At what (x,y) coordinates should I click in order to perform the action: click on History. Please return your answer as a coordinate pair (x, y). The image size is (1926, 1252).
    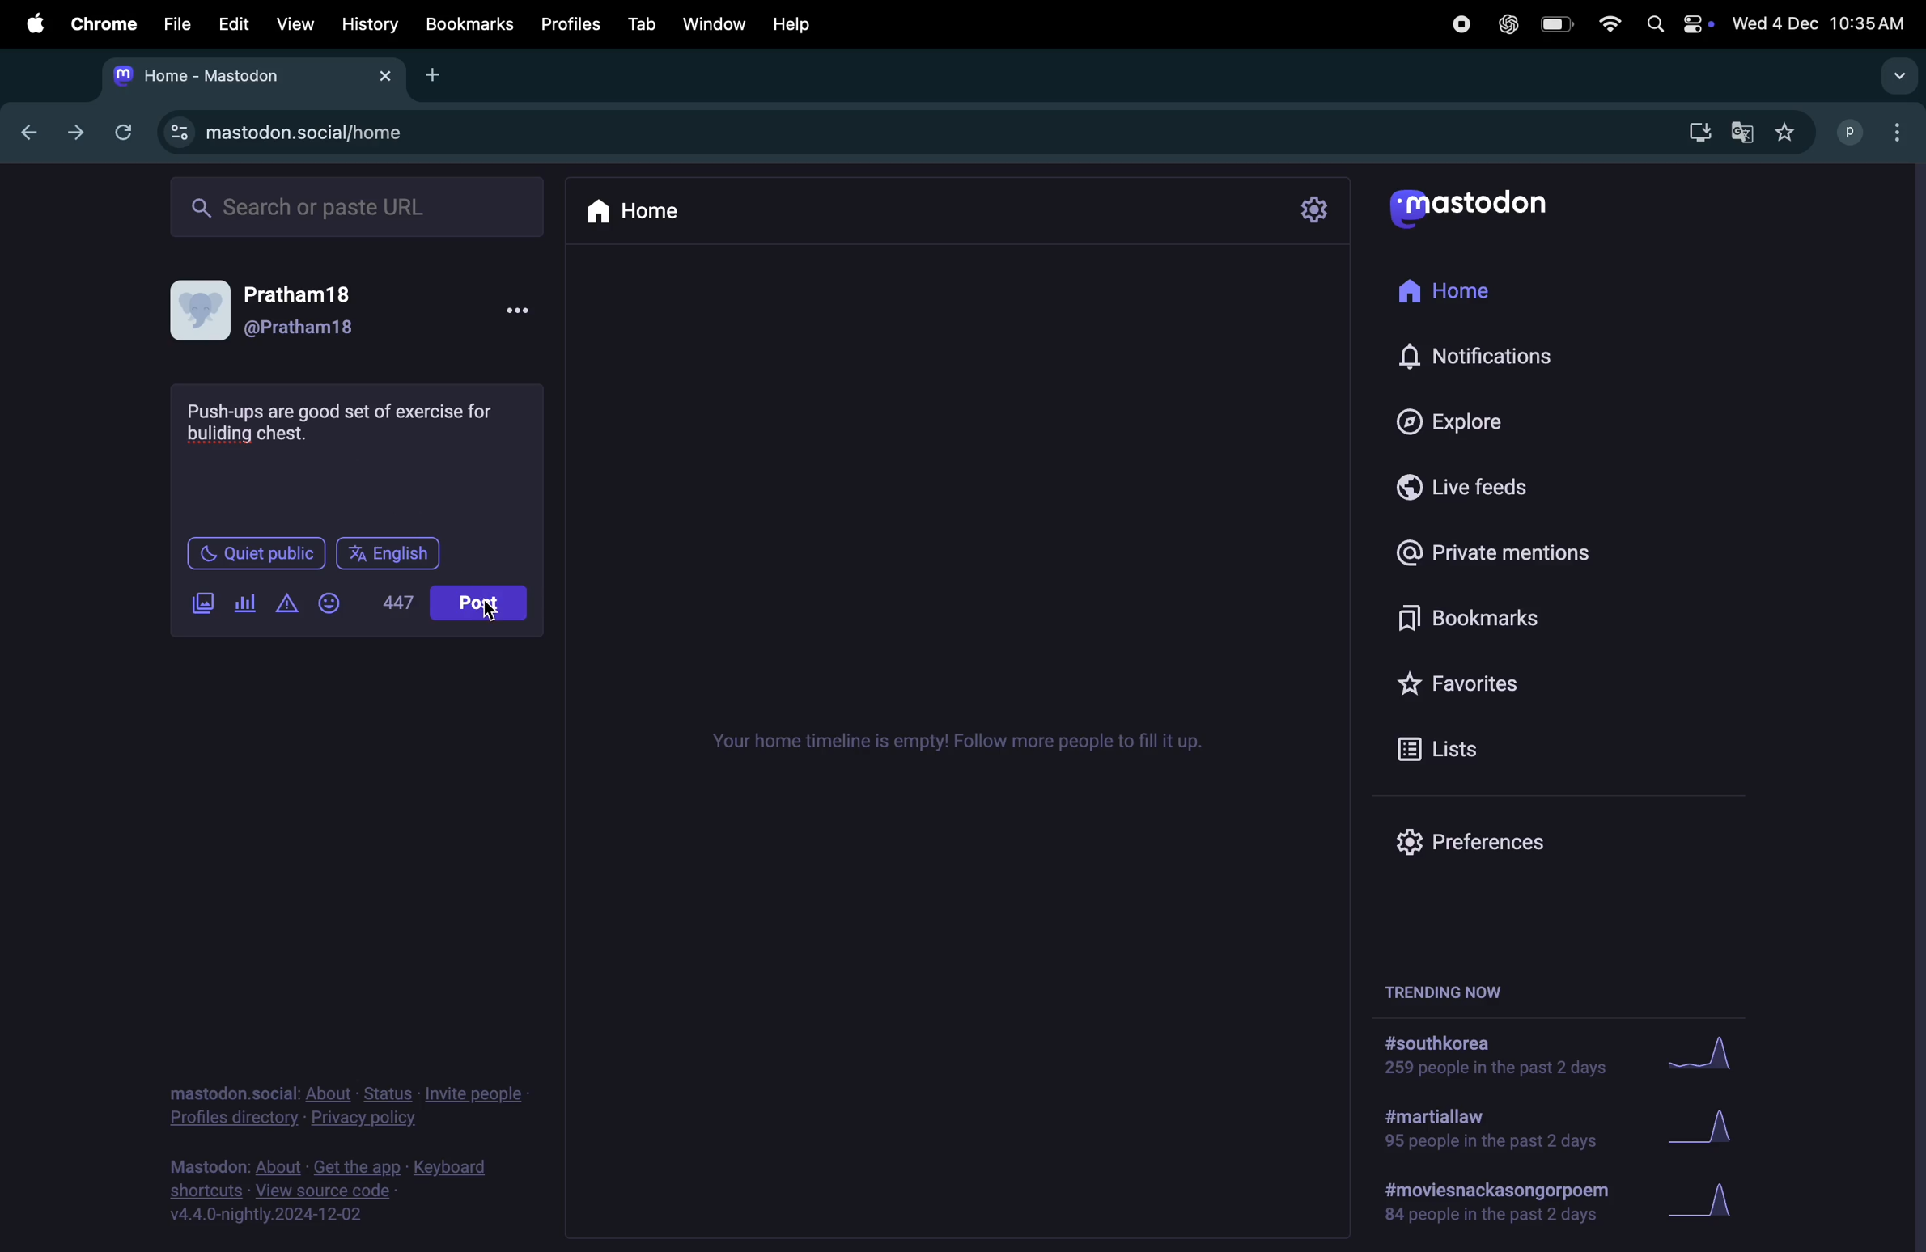
    Looking at the image, I should click on (369, 24).